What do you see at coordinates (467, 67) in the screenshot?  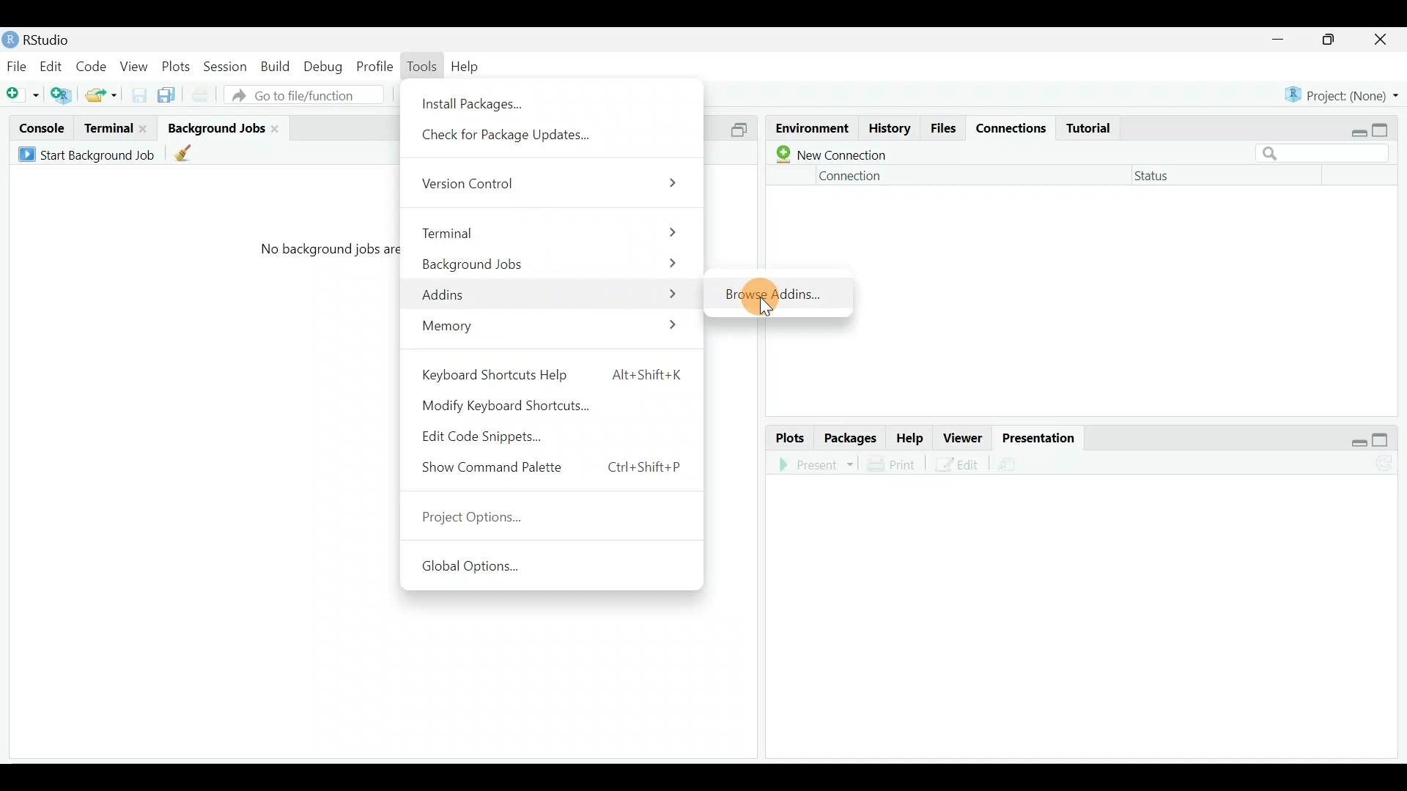 I see `Help` at bounding box center [467, 67].